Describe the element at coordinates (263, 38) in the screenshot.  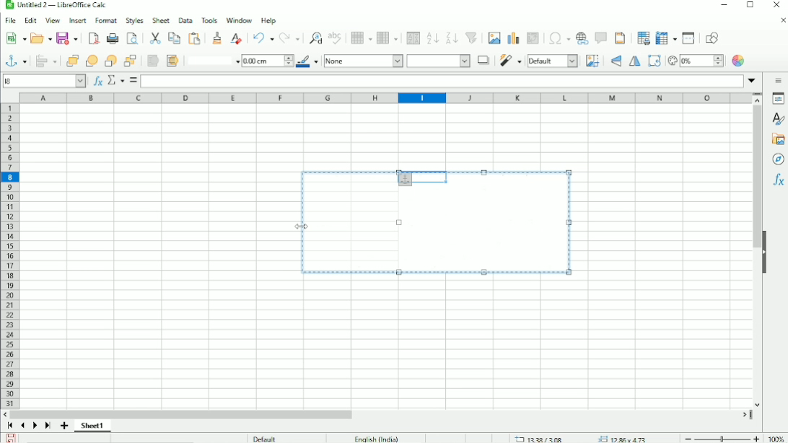
I see `Undo` at that location.